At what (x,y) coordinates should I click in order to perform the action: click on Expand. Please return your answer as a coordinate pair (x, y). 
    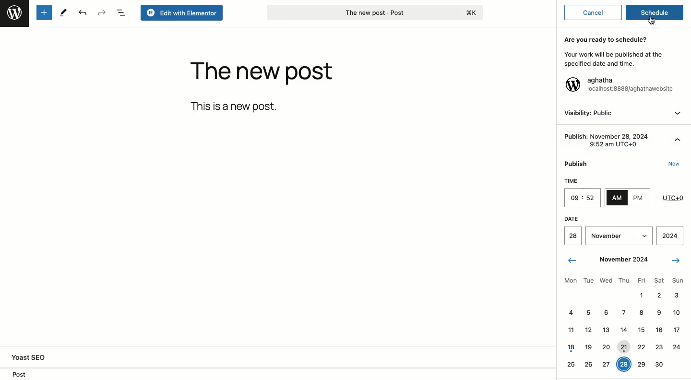
    Looking at the image, I should click on (678, 137).